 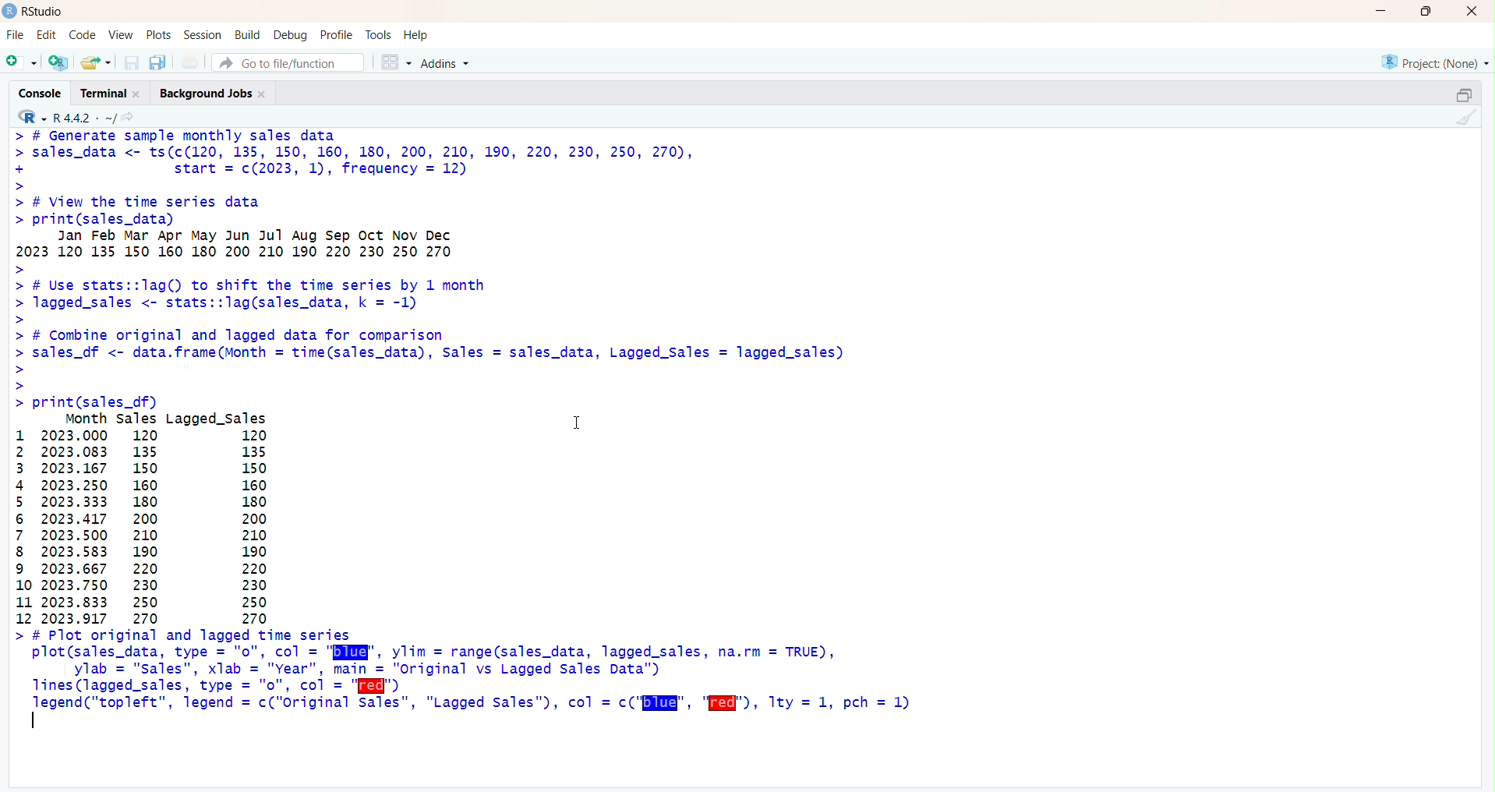 What do you see at coordinates (381, 159) in the screenshot?
I see `# Generate sample monthly sales data sales_data <- ts(c(120, 135, 150, 160, 180, 200, 210, 190, 220, 230, 250, 270),start = c(2023, 1), frequency = 12)` at bounding box center [381, 159].